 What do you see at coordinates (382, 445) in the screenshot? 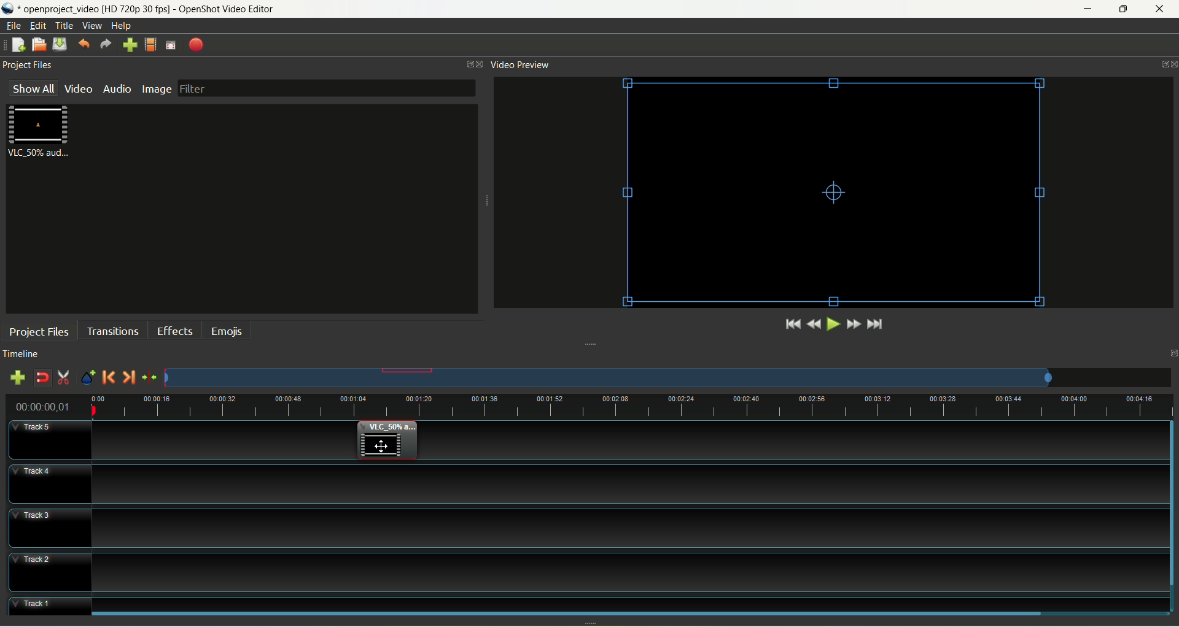
I see `cursor` at bounding box center [382, 445].